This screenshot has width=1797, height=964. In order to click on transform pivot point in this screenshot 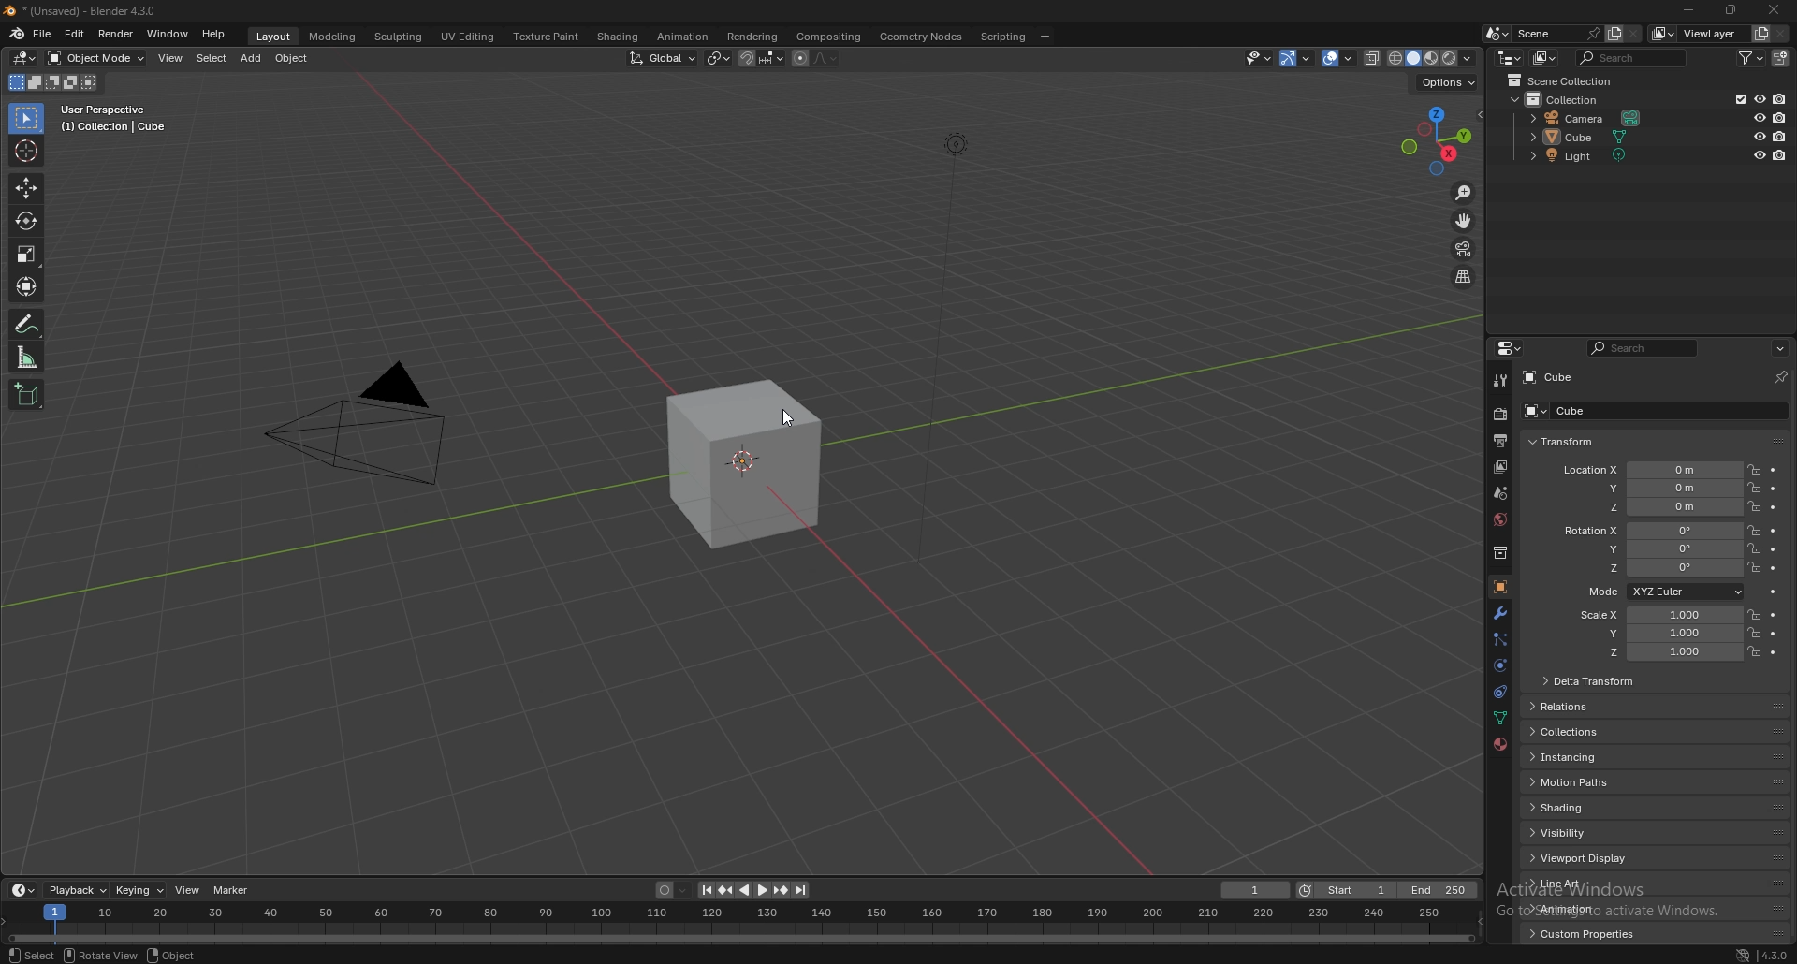, I will do `click(719, 58)`.